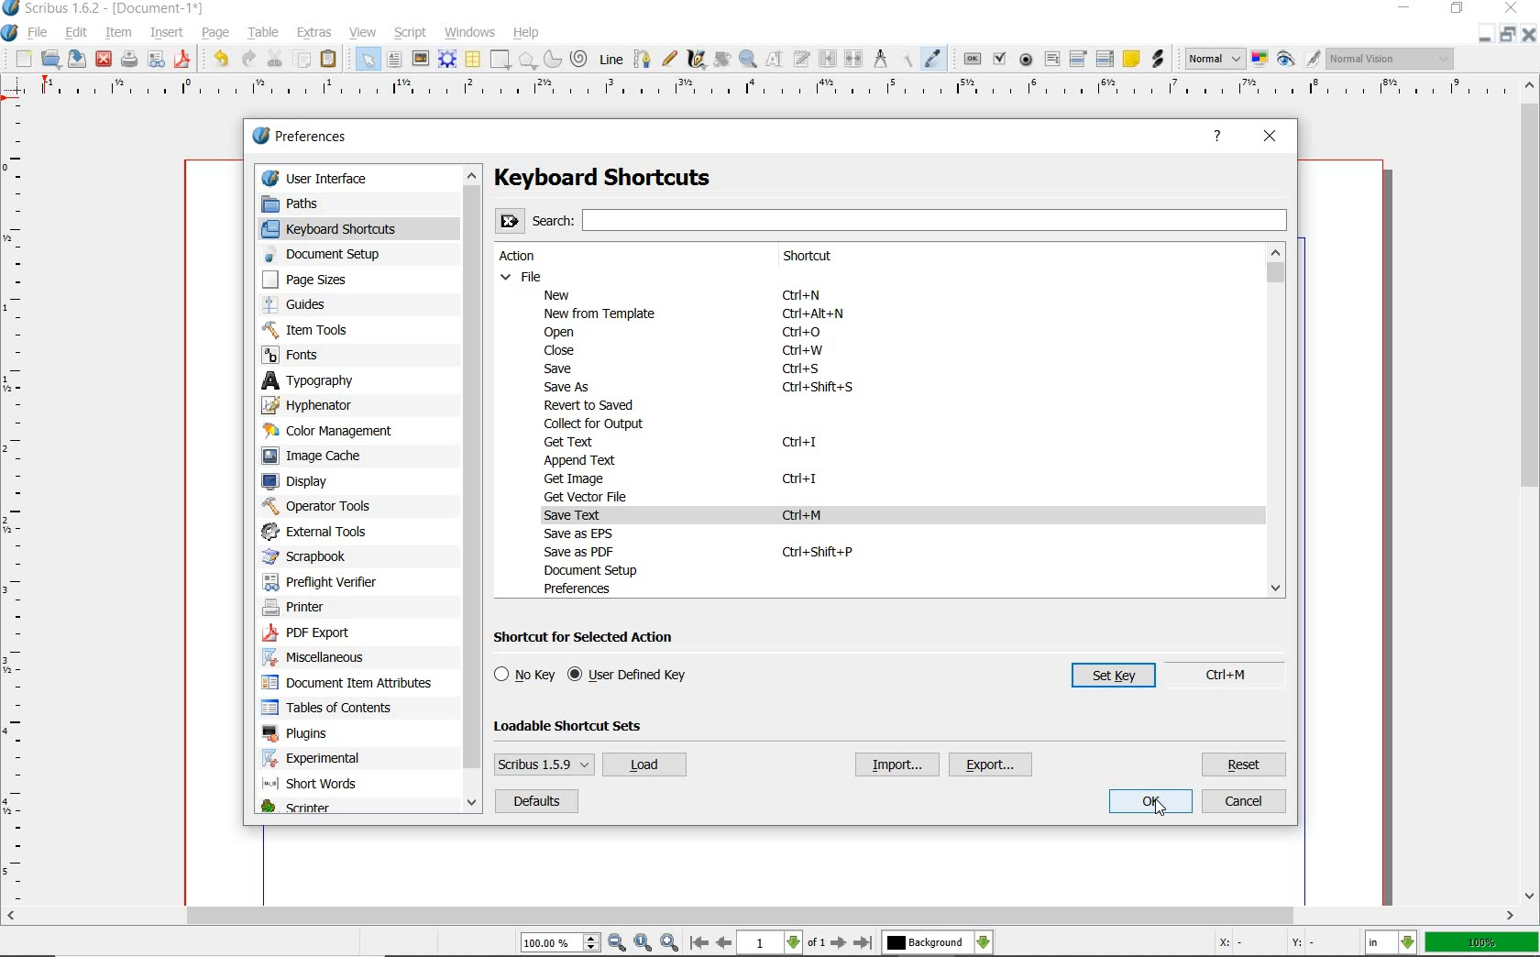 The image size is (1540, 957). I want to click on unlink text frames, so click(853, 59).